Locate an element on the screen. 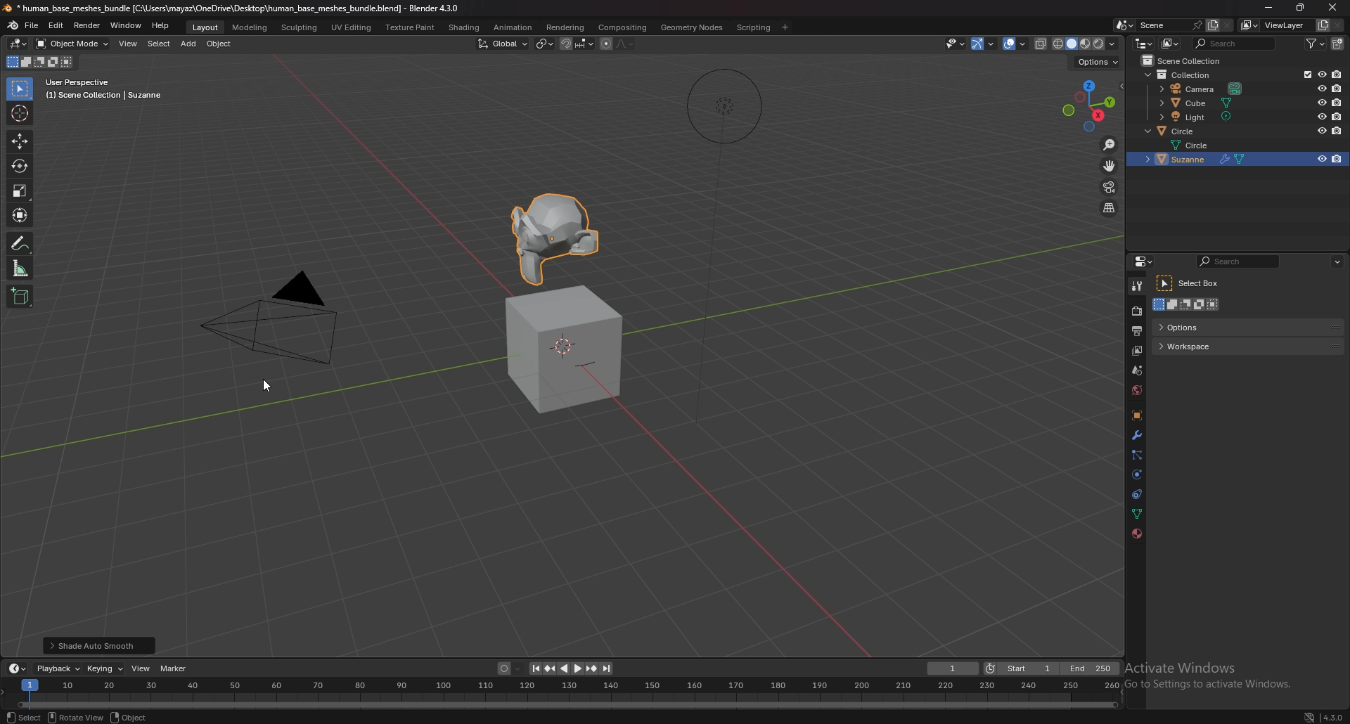 This screenshot has height=724, width=1350. rendering is located at coordinates (566, 27).